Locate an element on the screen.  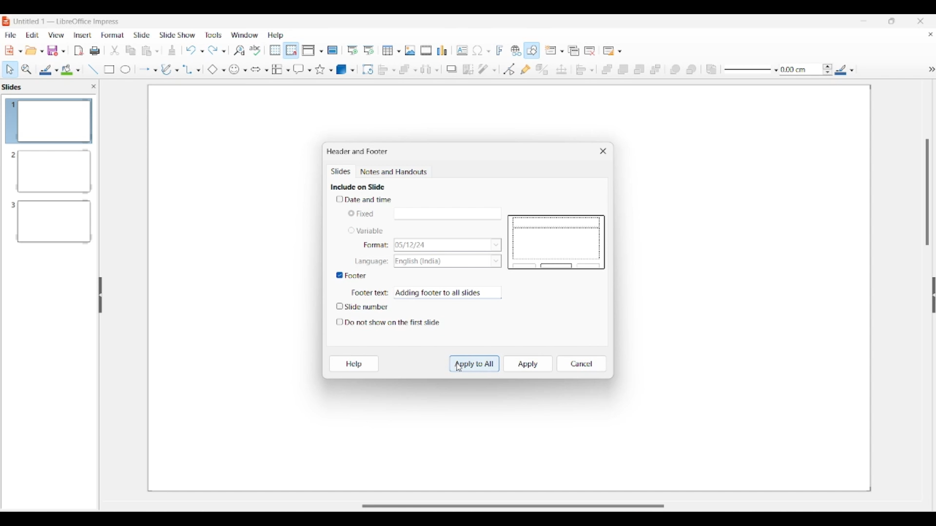
trim is located at coordinates (113, 50).